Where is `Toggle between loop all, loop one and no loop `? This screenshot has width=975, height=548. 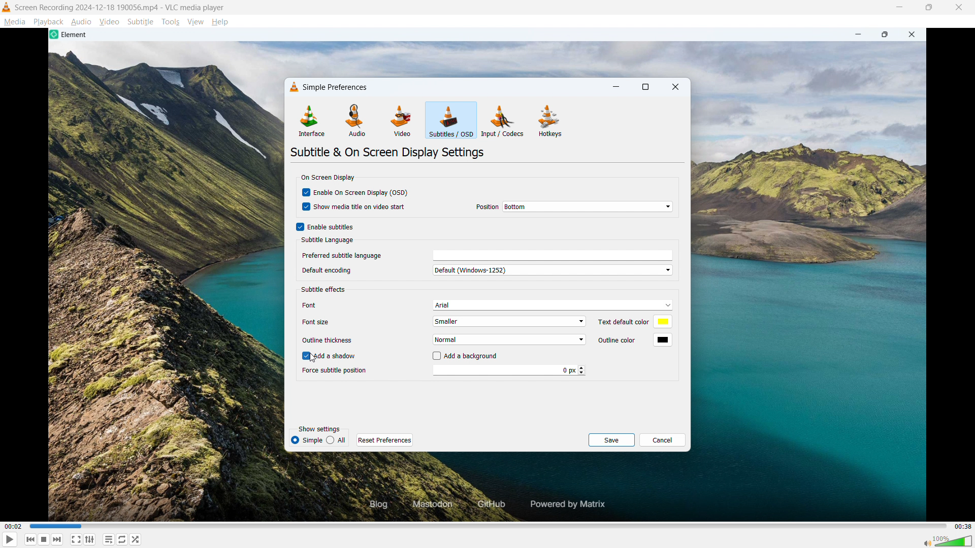
Toggle between loop all, loop one and no loop  is located at coordinates (123, 539).